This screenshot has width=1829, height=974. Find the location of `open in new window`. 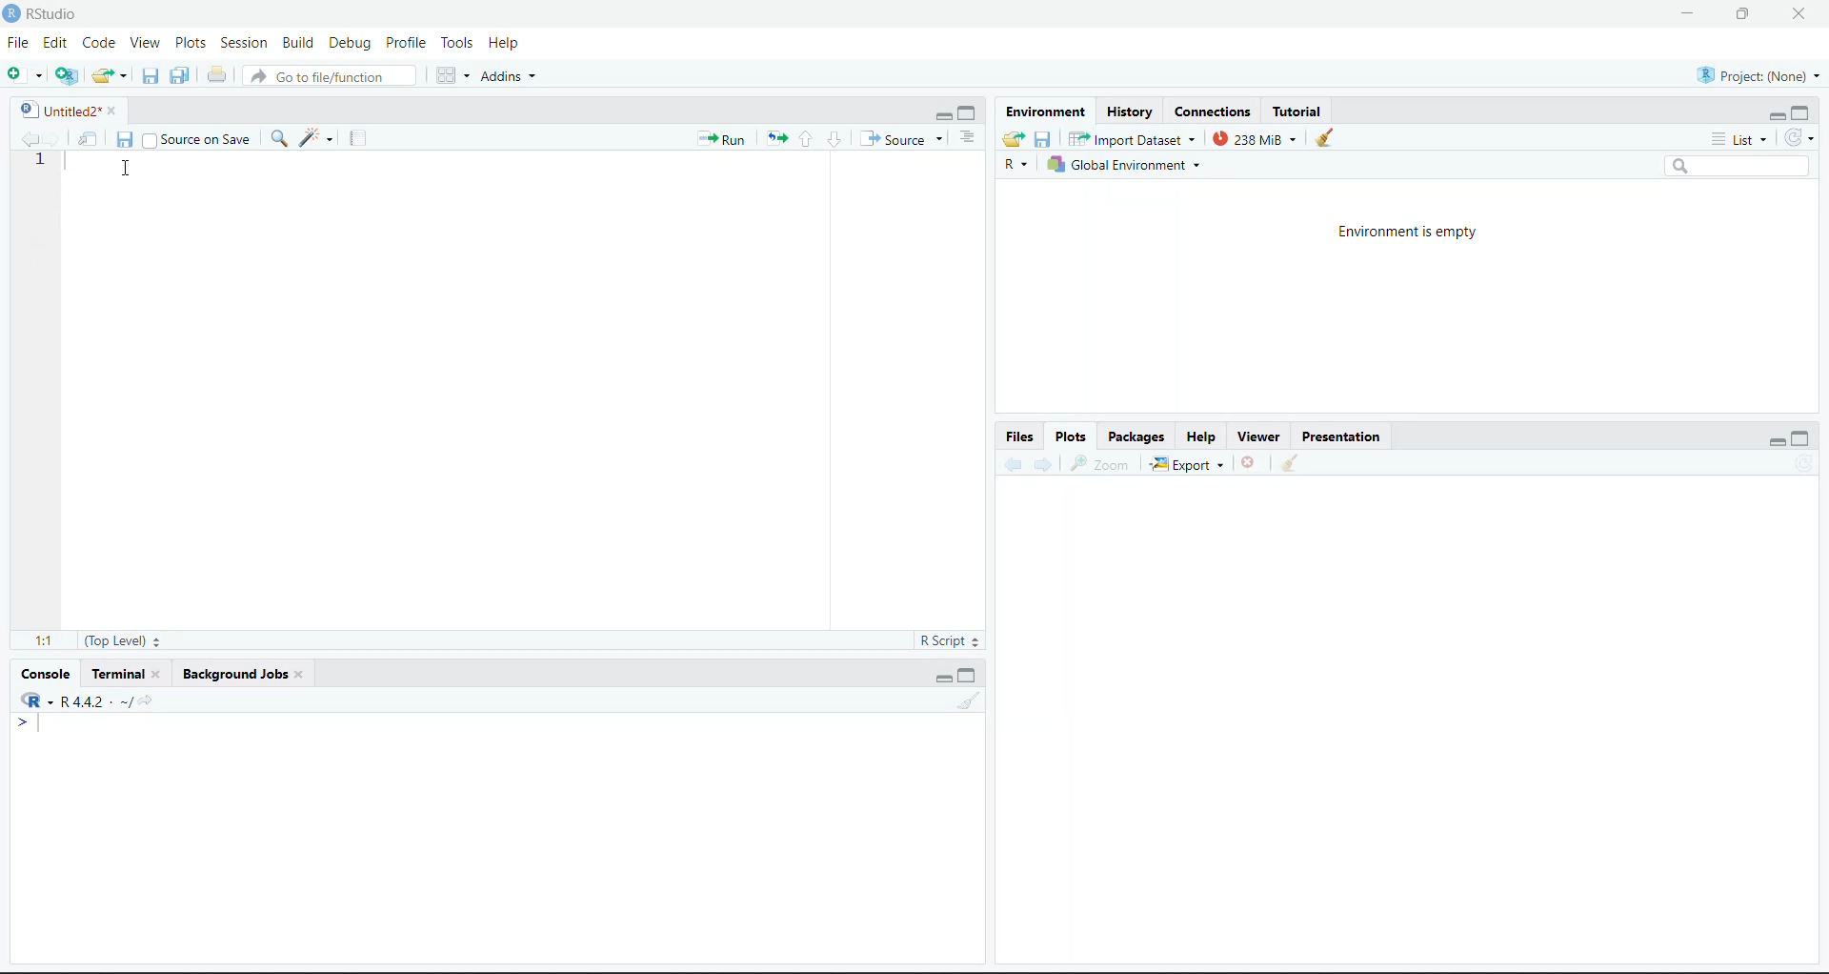

open in new window is located at coordinates (89, 138).